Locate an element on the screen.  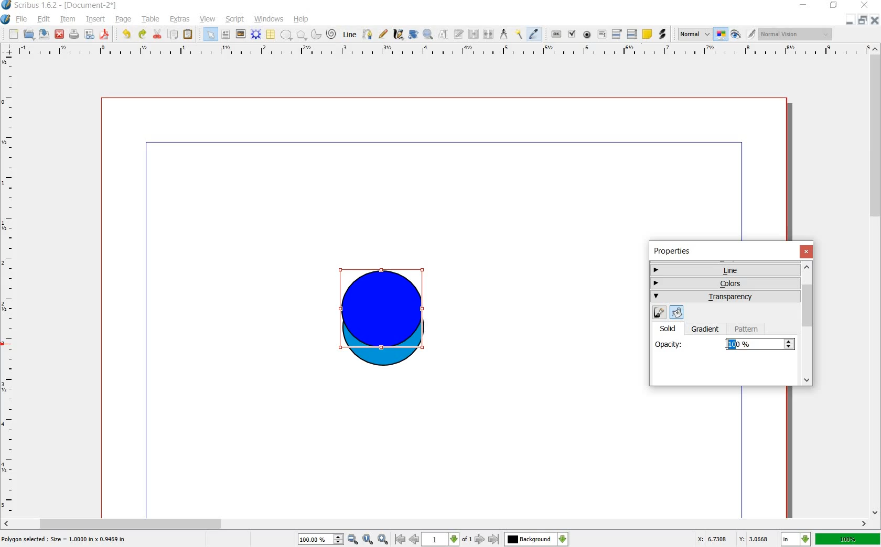
opacity is located at coordinates (669, 343).